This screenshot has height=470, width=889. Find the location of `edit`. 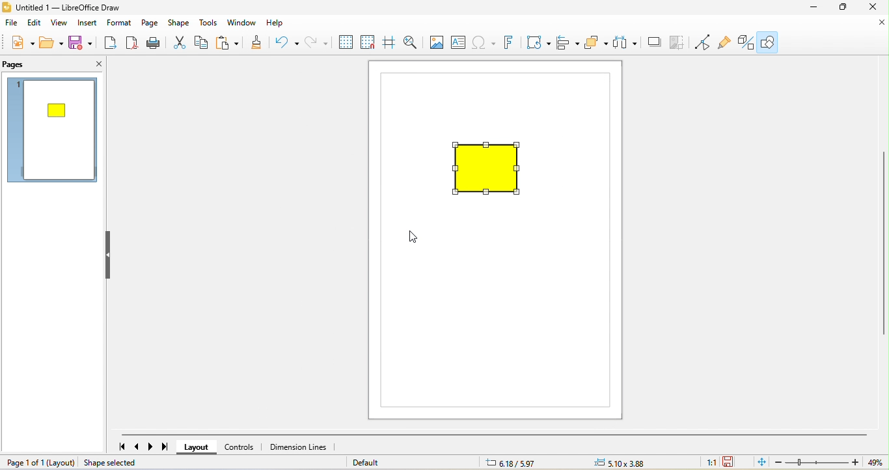

edit is located at coordinates (35, 23).